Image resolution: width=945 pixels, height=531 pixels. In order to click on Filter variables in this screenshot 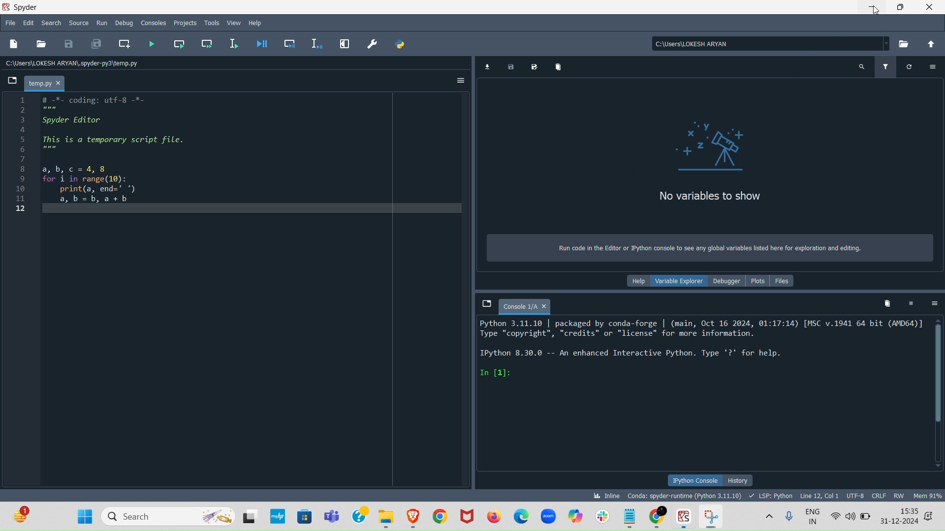, I will do `click(910, 65)`.